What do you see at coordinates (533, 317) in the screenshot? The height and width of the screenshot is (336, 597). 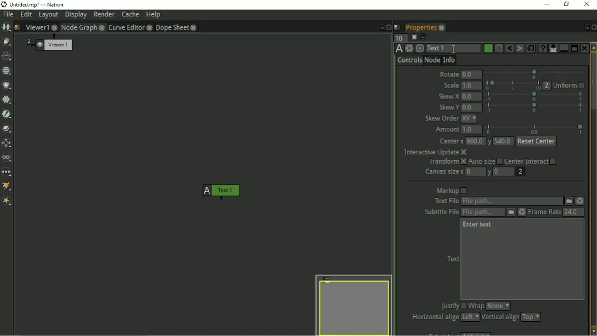 I see `top` at bounding box center [533, 317].